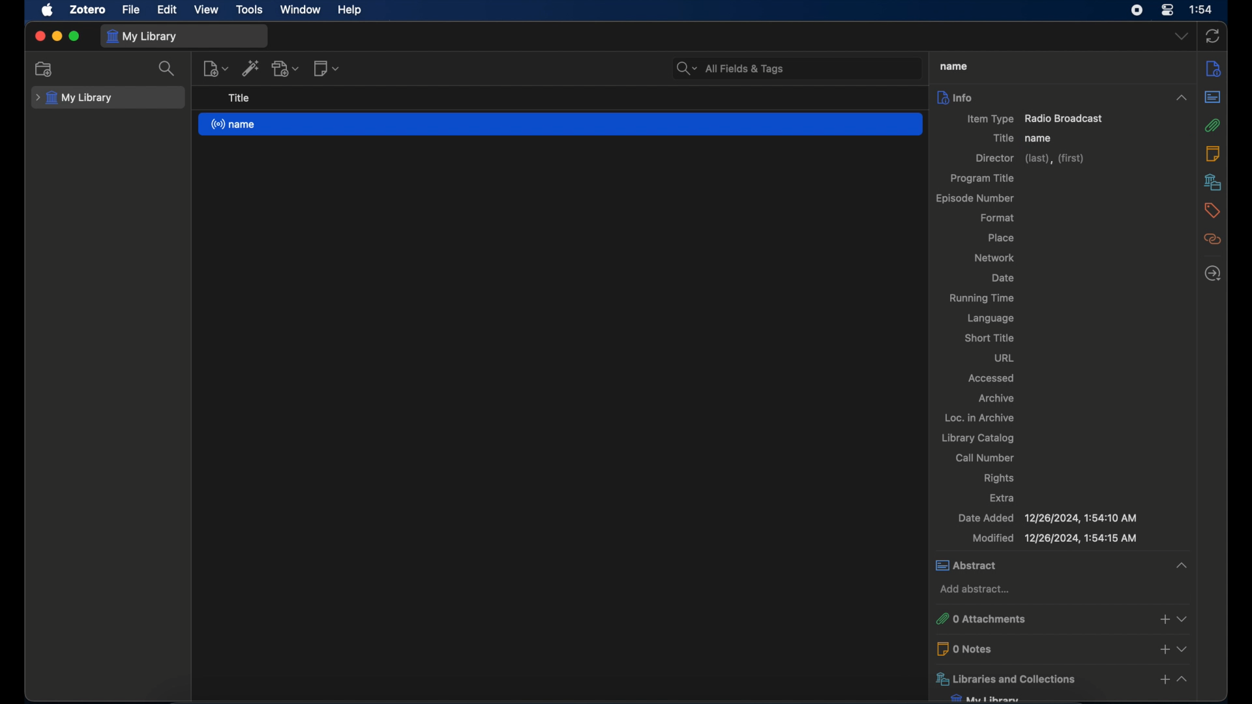 The image size is (1252, 704). I want to click on title, so click(1002, 138).